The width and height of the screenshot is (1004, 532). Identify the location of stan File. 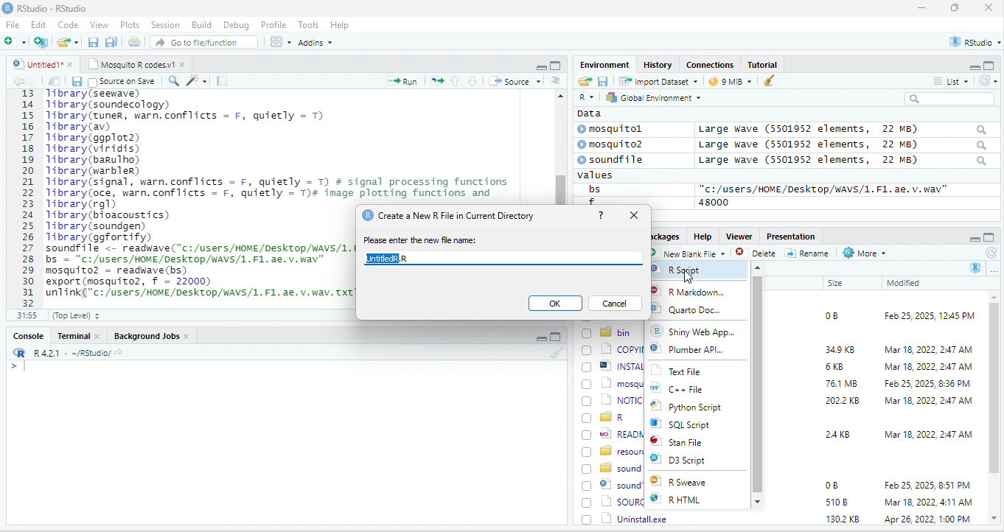
(688, 443).